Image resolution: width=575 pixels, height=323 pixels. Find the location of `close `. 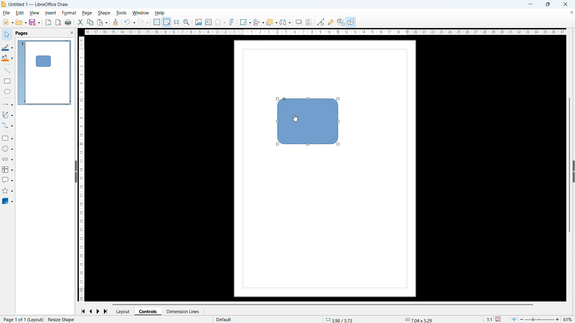

close  is located at coordinates (565, 4).